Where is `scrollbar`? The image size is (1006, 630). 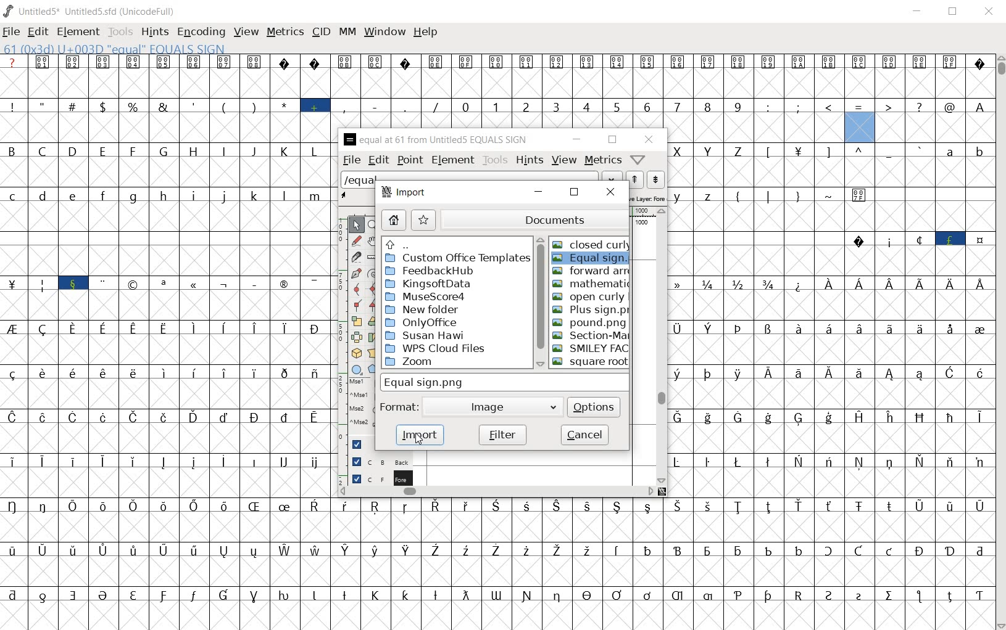
scrollbar is located at coordinates (1000, 342).